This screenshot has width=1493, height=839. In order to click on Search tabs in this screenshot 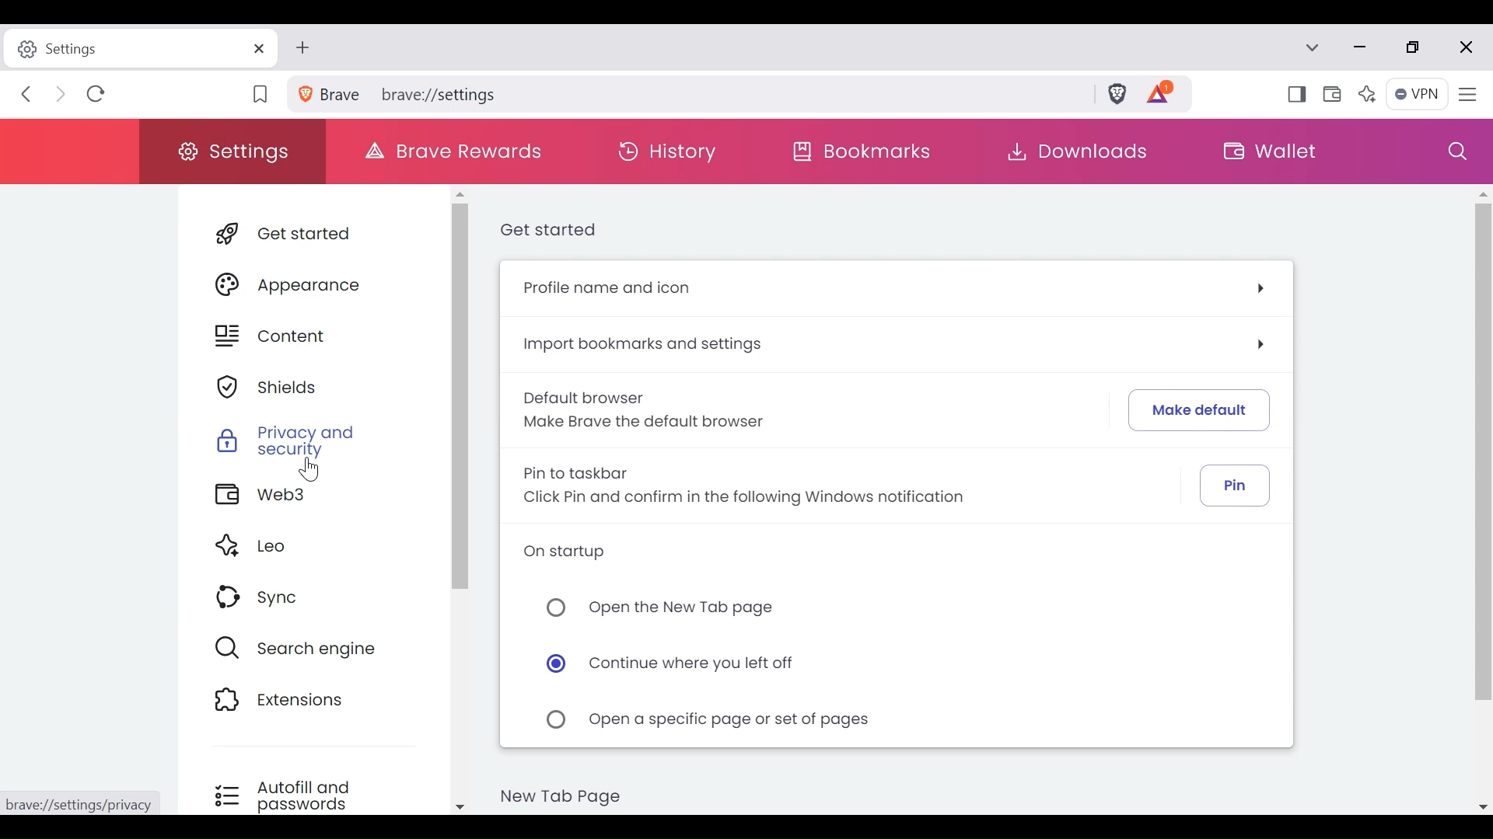, I will do `click(1316, 49)`.